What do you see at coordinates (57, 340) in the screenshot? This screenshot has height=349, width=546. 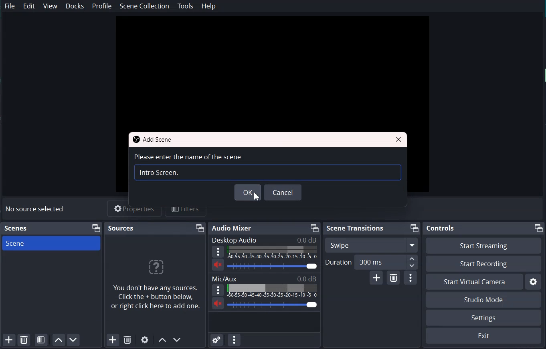 I see `Move Scene Up` at bounding box center [57, 340].